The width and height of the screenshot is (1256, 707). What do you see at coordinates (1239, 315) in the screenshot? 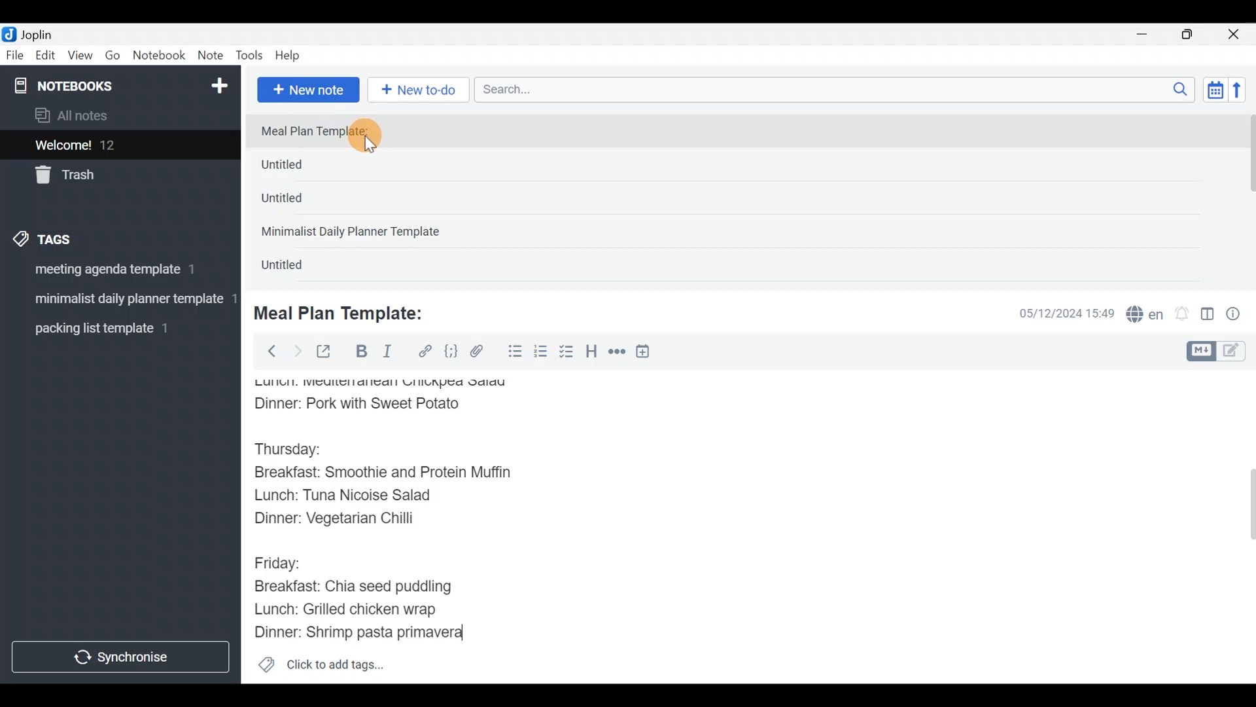
I see `Note properties` at bounding box center [1239, 315].